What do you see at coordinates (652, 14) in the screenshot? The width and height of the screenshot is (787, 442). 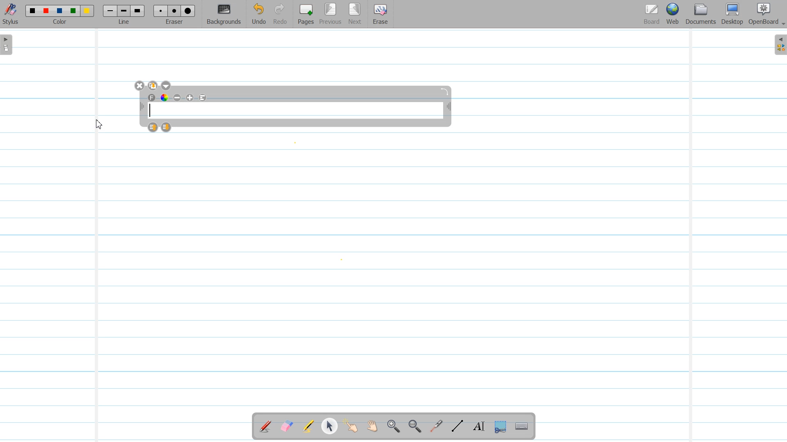 I see `Board` at bounding box center [652, 14].